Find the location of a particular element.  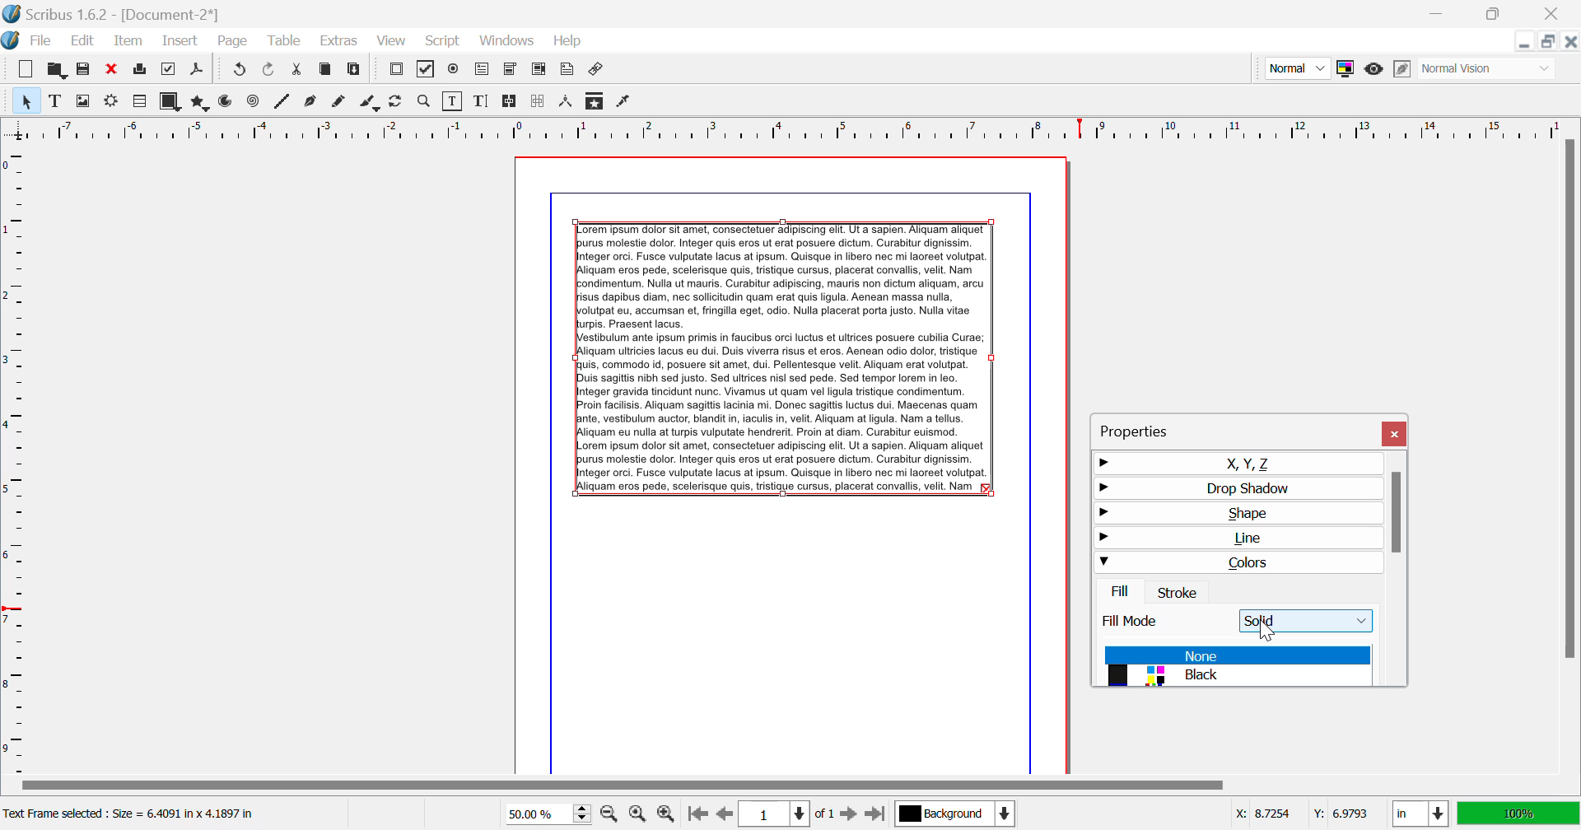

Edit in Preview Mode is located at coordinates (1404, 69).